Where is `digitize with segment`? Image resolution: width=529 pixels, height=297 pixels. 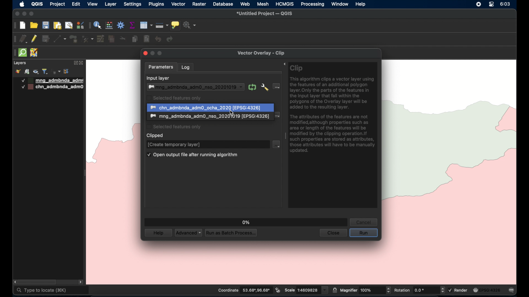 digitize with segment is located at coordinates (60, 39).